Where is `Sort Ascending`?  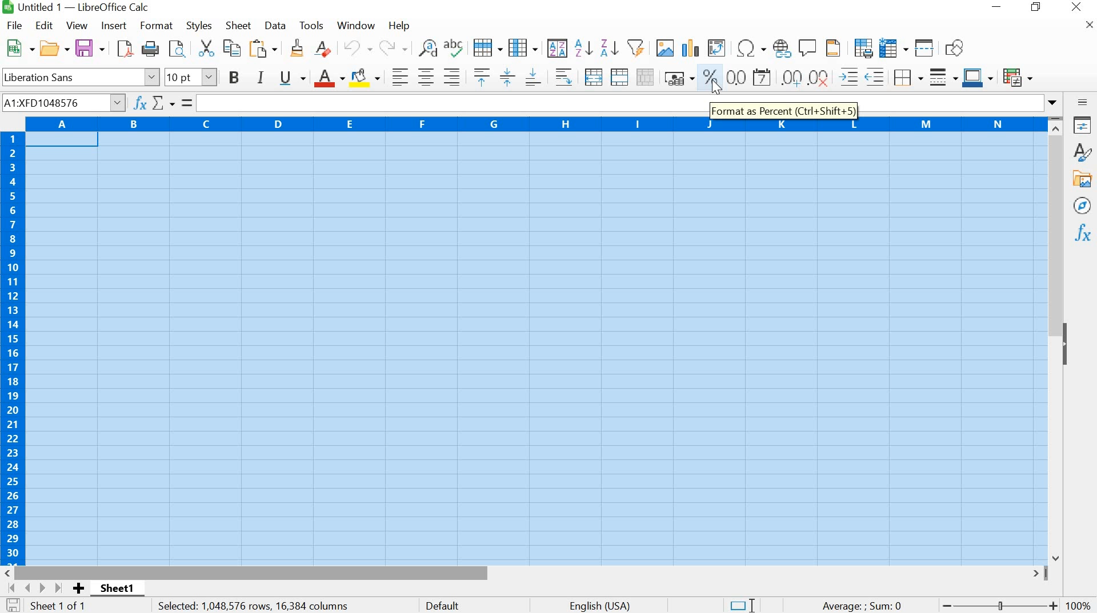 Sort Ascending is located at coordinates (583, 50).